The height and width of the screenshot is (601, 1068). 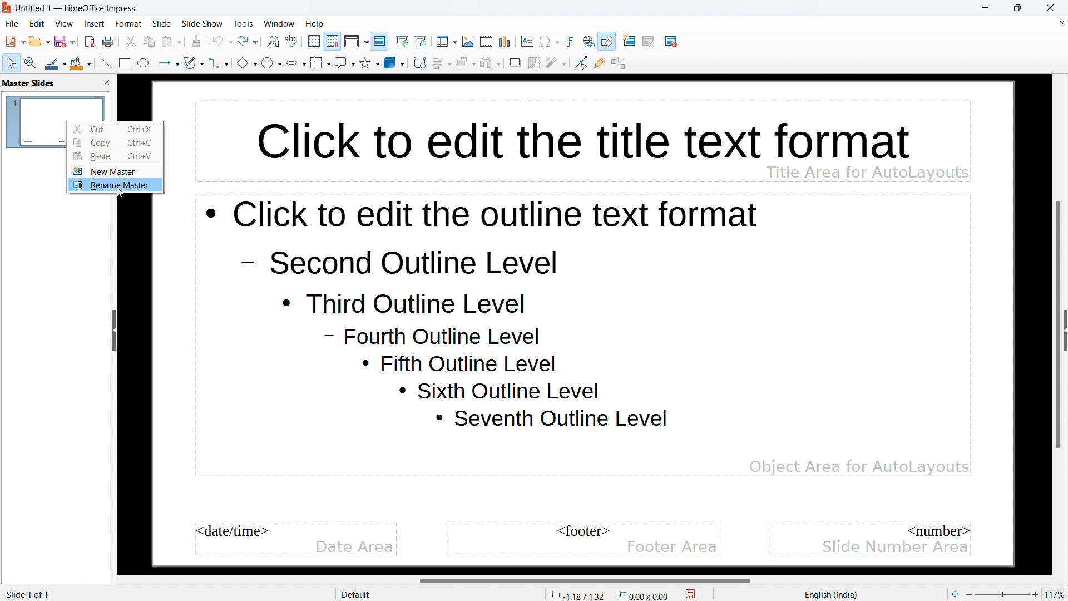 What do you see at coordinates (90, 42) in the screenshot?
I see `export directly as pdf` at bounding box center [90, 42].